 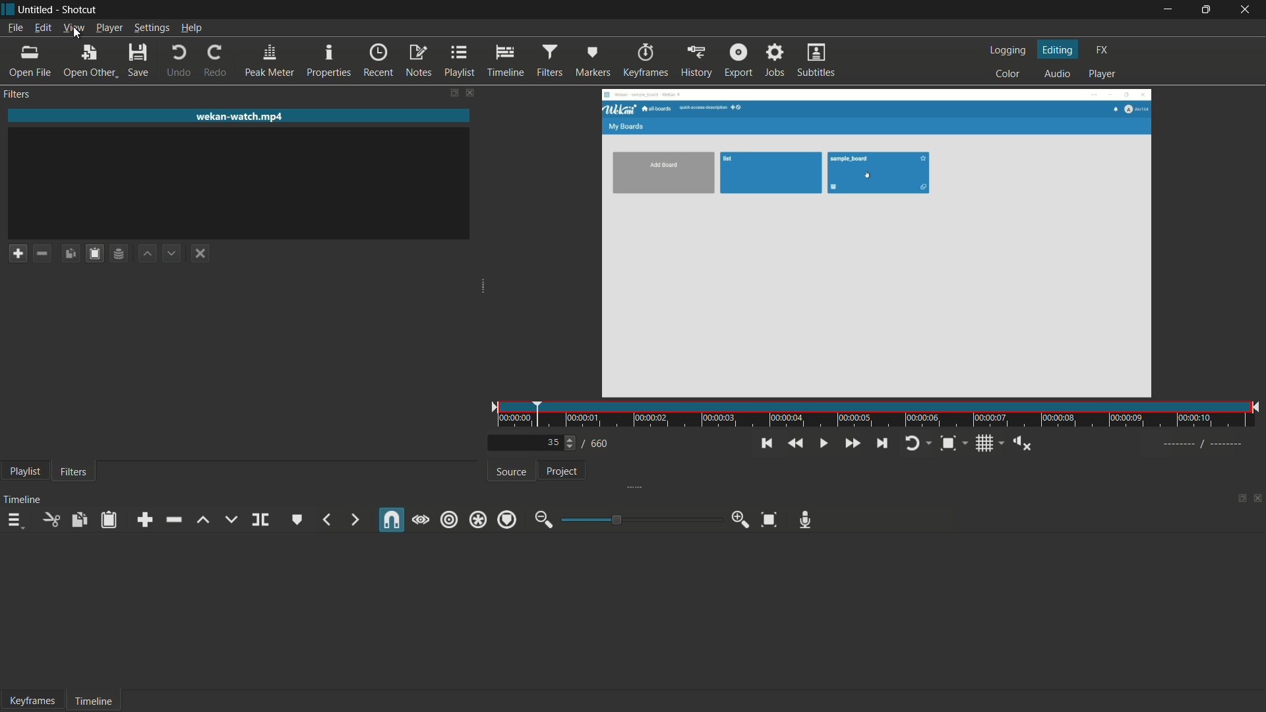 What do you see at coordinates (42, 28) in the screenshot?
I see `edit menu` at bounding box center [42, 28].